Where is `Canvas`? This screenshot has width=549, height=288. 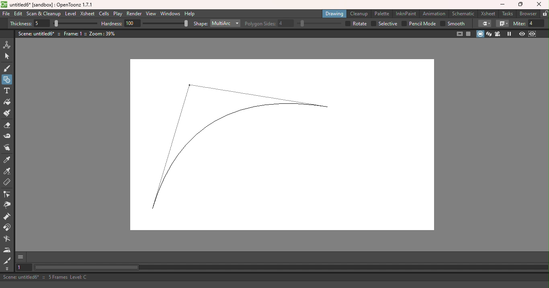 Canvas is located at coordinates (287, 146).